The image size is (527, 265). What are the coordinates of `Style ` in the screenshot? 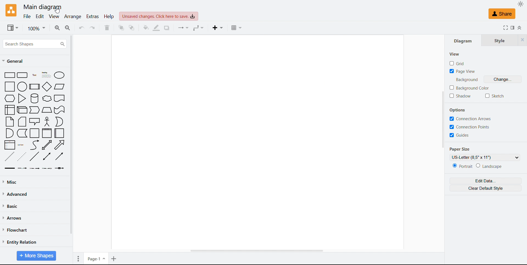 It's located at (500, 40).